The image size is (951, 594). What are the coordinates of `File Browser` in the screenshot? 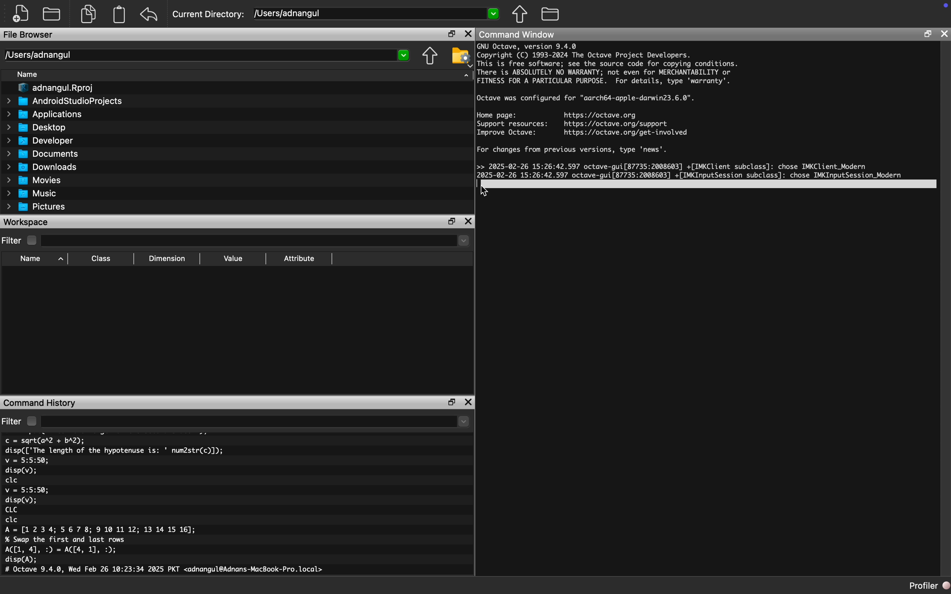 It's located at (29, 35).